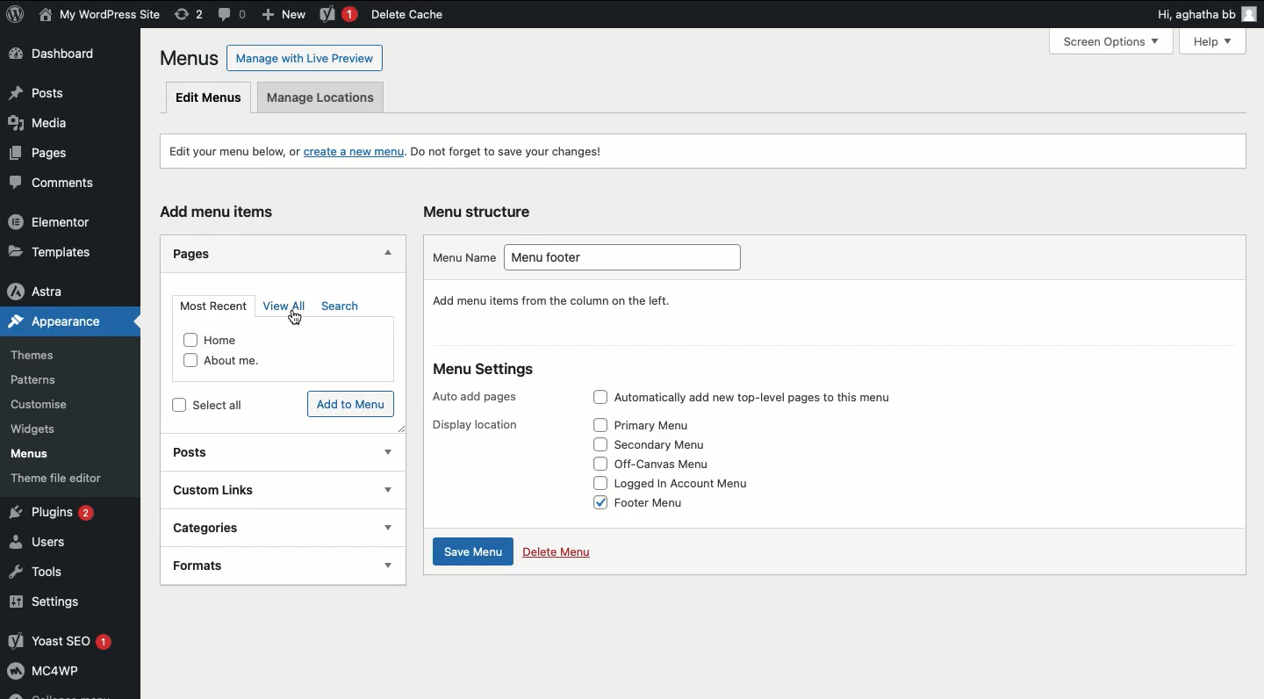 The width and height of the screenshot is (1264, 699). What do you see at coordinates (65, 94) in the screenshot?
I see `Posts` at bounding box center [65, 94].